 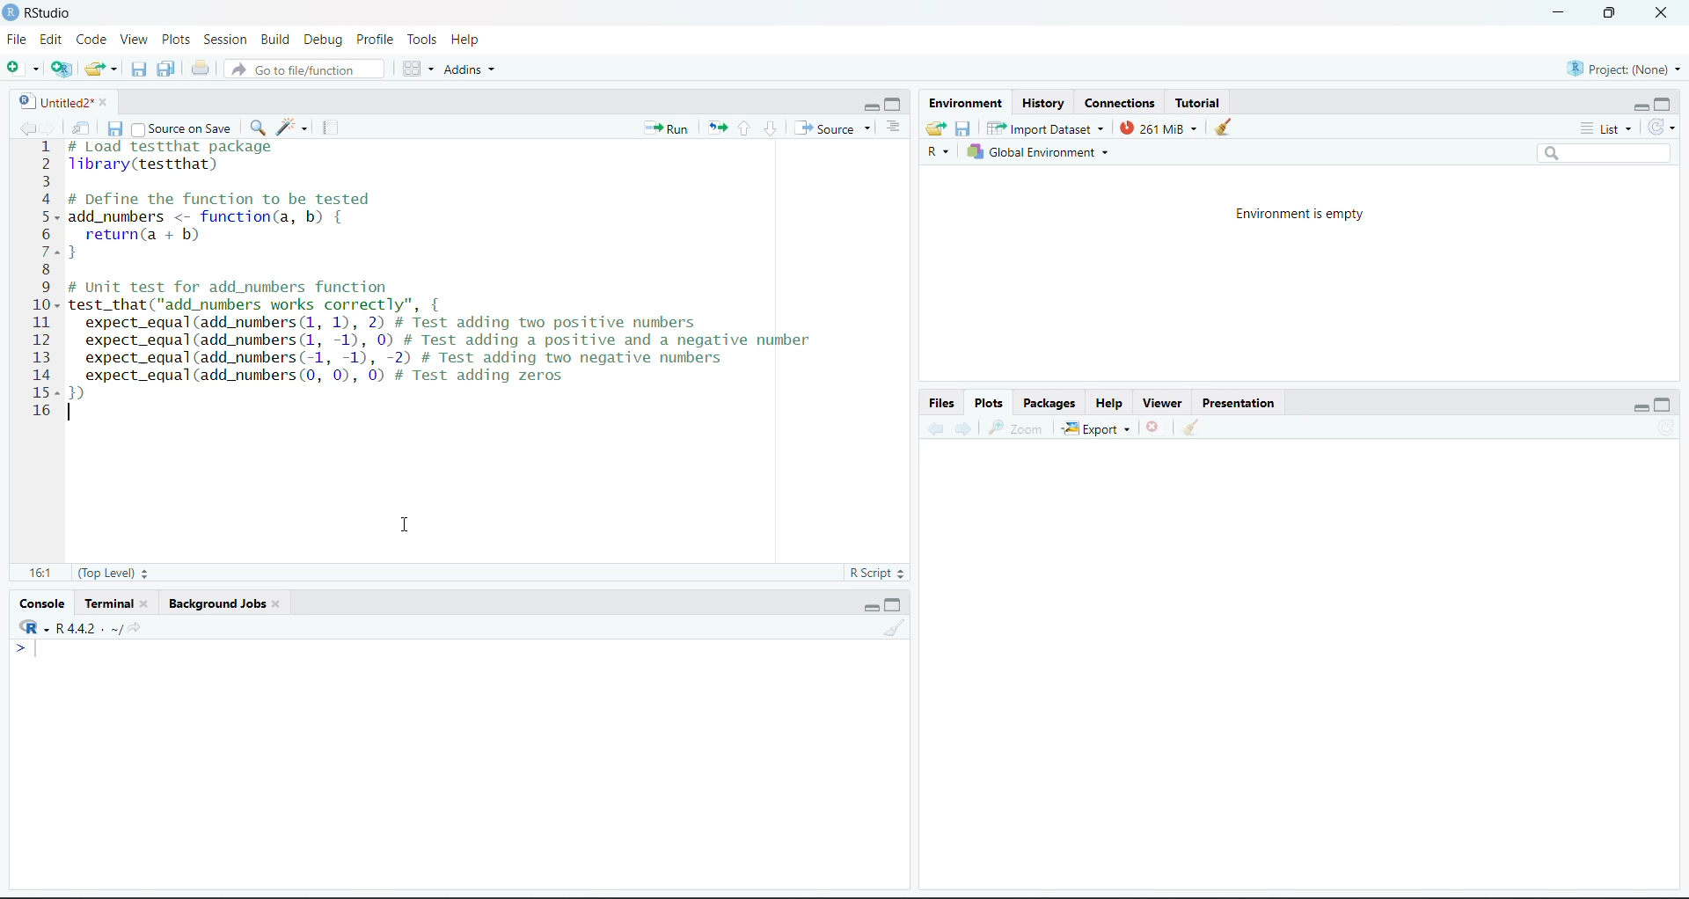 I want to click on minimize, so click(x=1640, y=106).